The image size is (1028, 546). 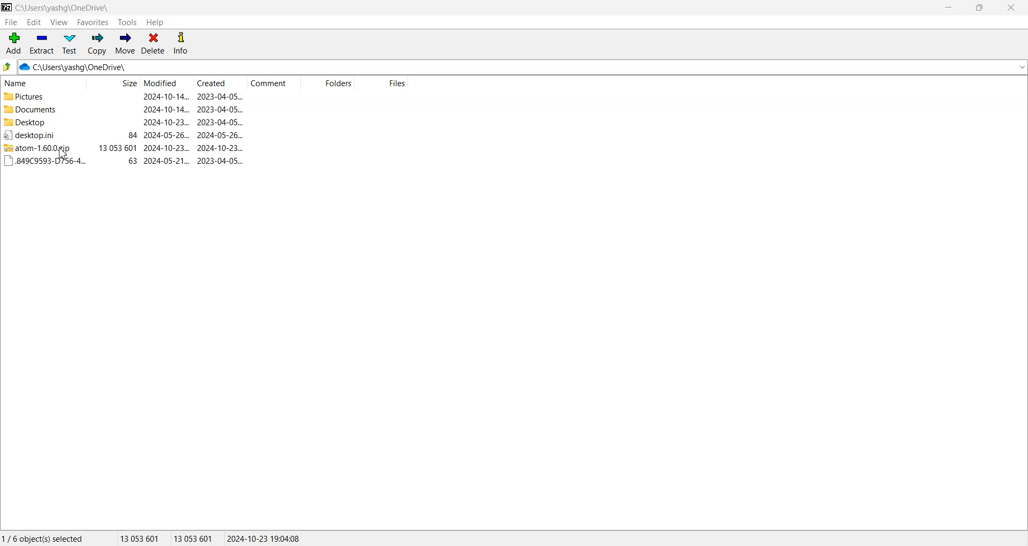 I want to click on Desktop File, so click(x=40, y=135).